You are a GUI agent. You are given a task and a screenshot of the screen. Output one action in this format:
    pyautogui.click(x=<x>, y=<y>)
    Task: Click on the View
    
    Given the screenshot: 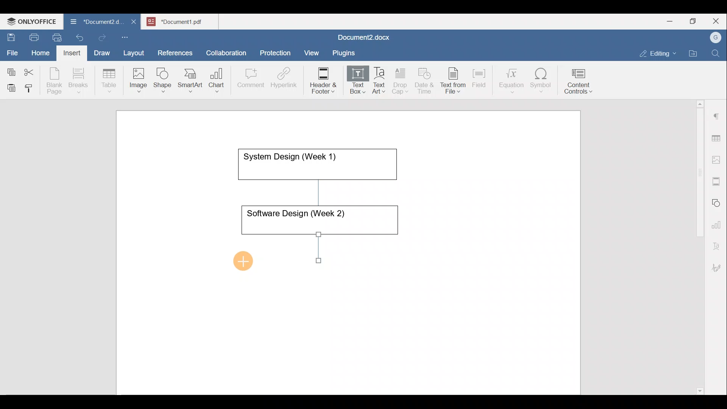 What is the action you would take?
    pyautogui.click(x=312, y=50)
    